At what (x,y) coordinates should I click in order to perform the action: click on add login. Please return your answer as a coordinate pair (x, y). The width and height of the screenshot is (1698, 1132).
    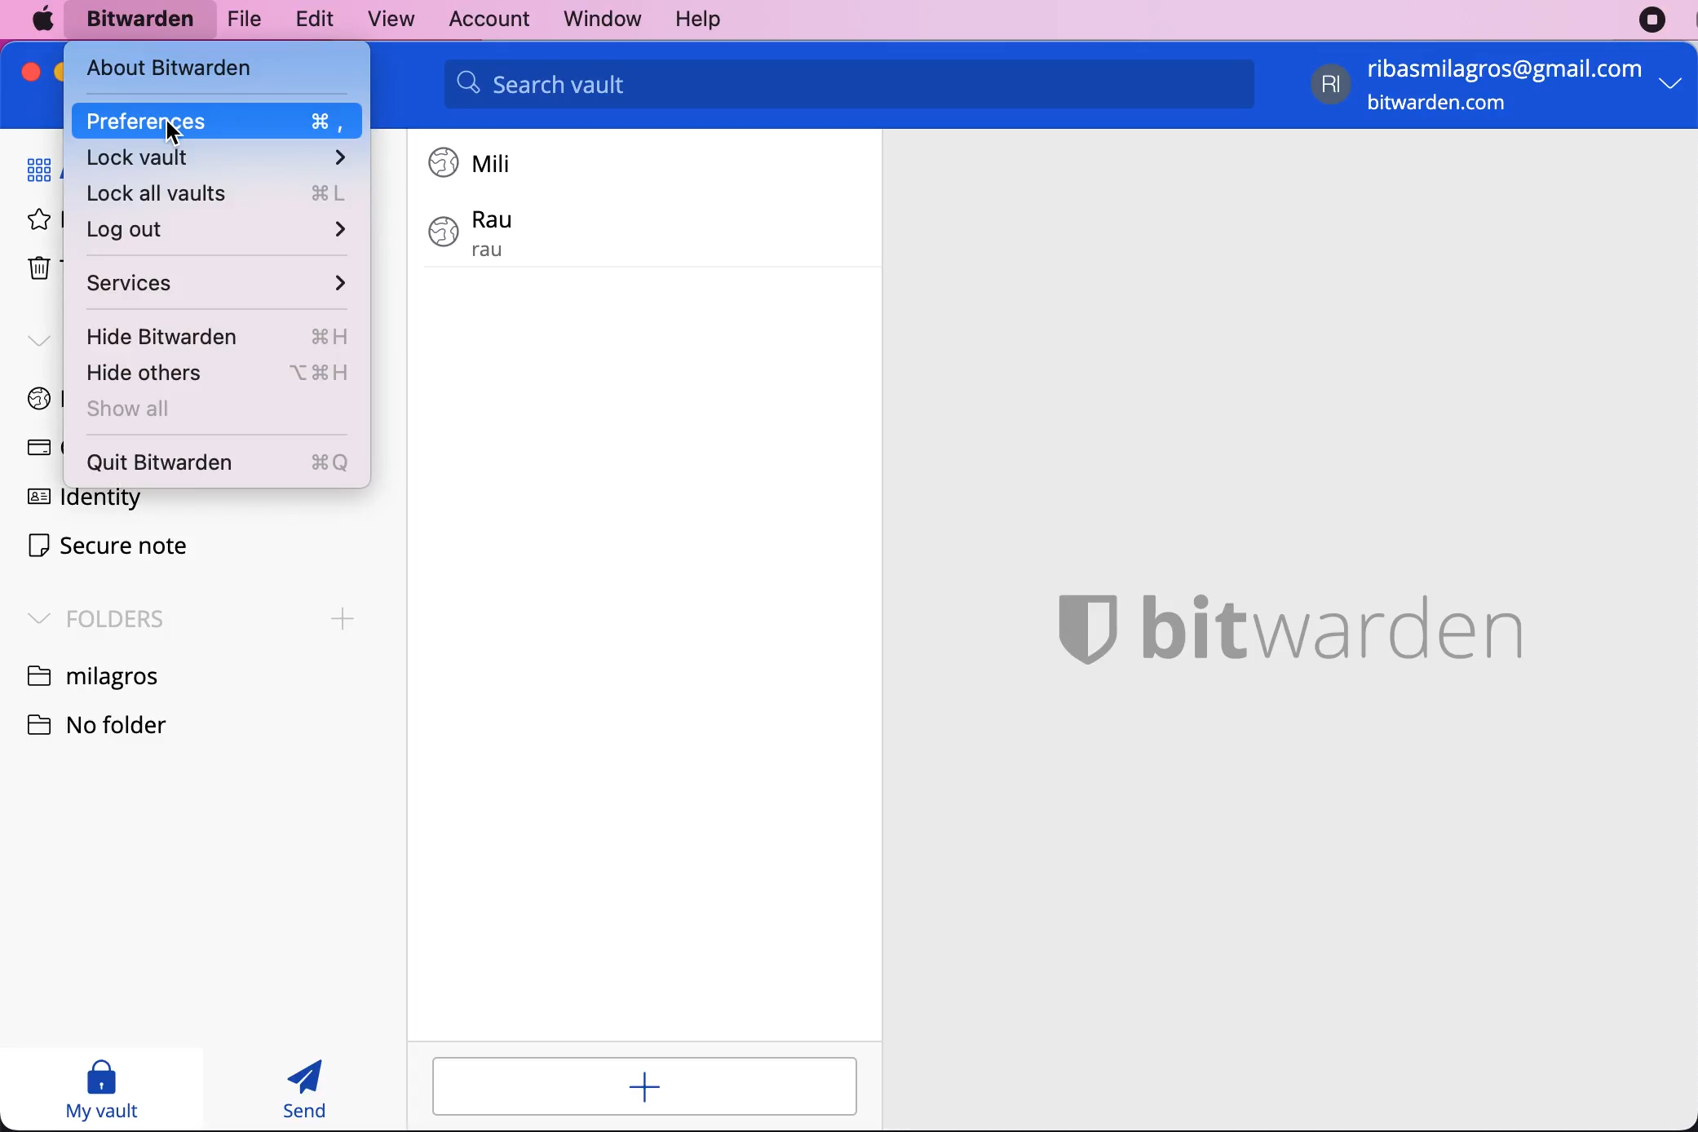
    Looking at the image, I should click on (645, 1086).